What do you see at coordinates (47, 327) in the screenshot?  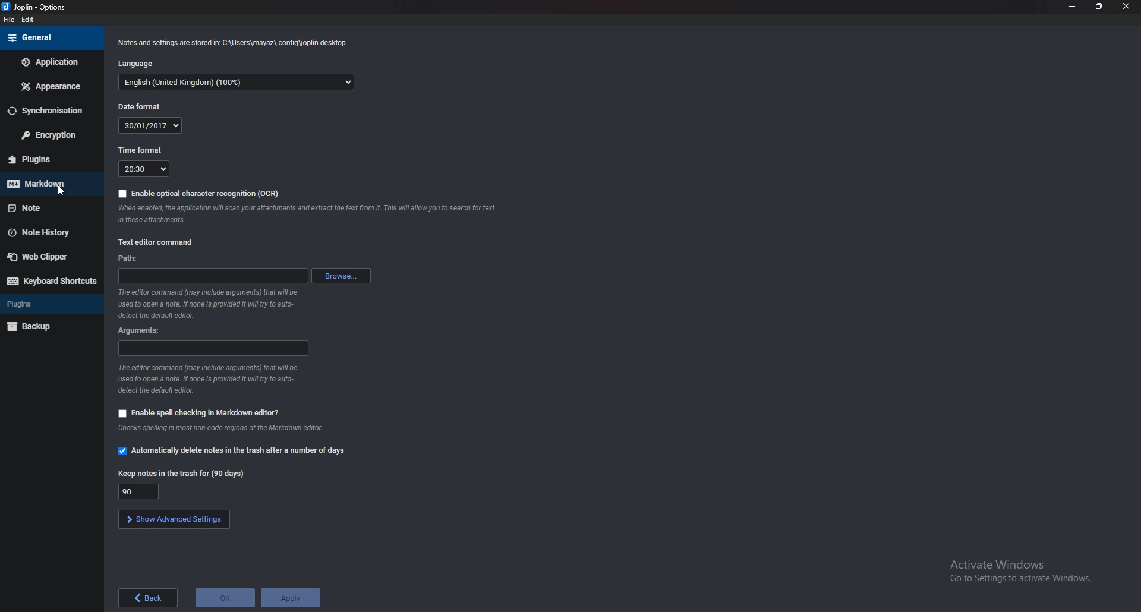 I see `Backup` at bounding box center [47, 327].